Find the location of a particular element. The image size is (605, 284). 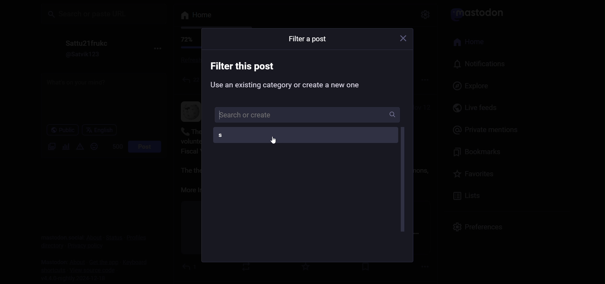

72% is located at coordinates (185, 40).